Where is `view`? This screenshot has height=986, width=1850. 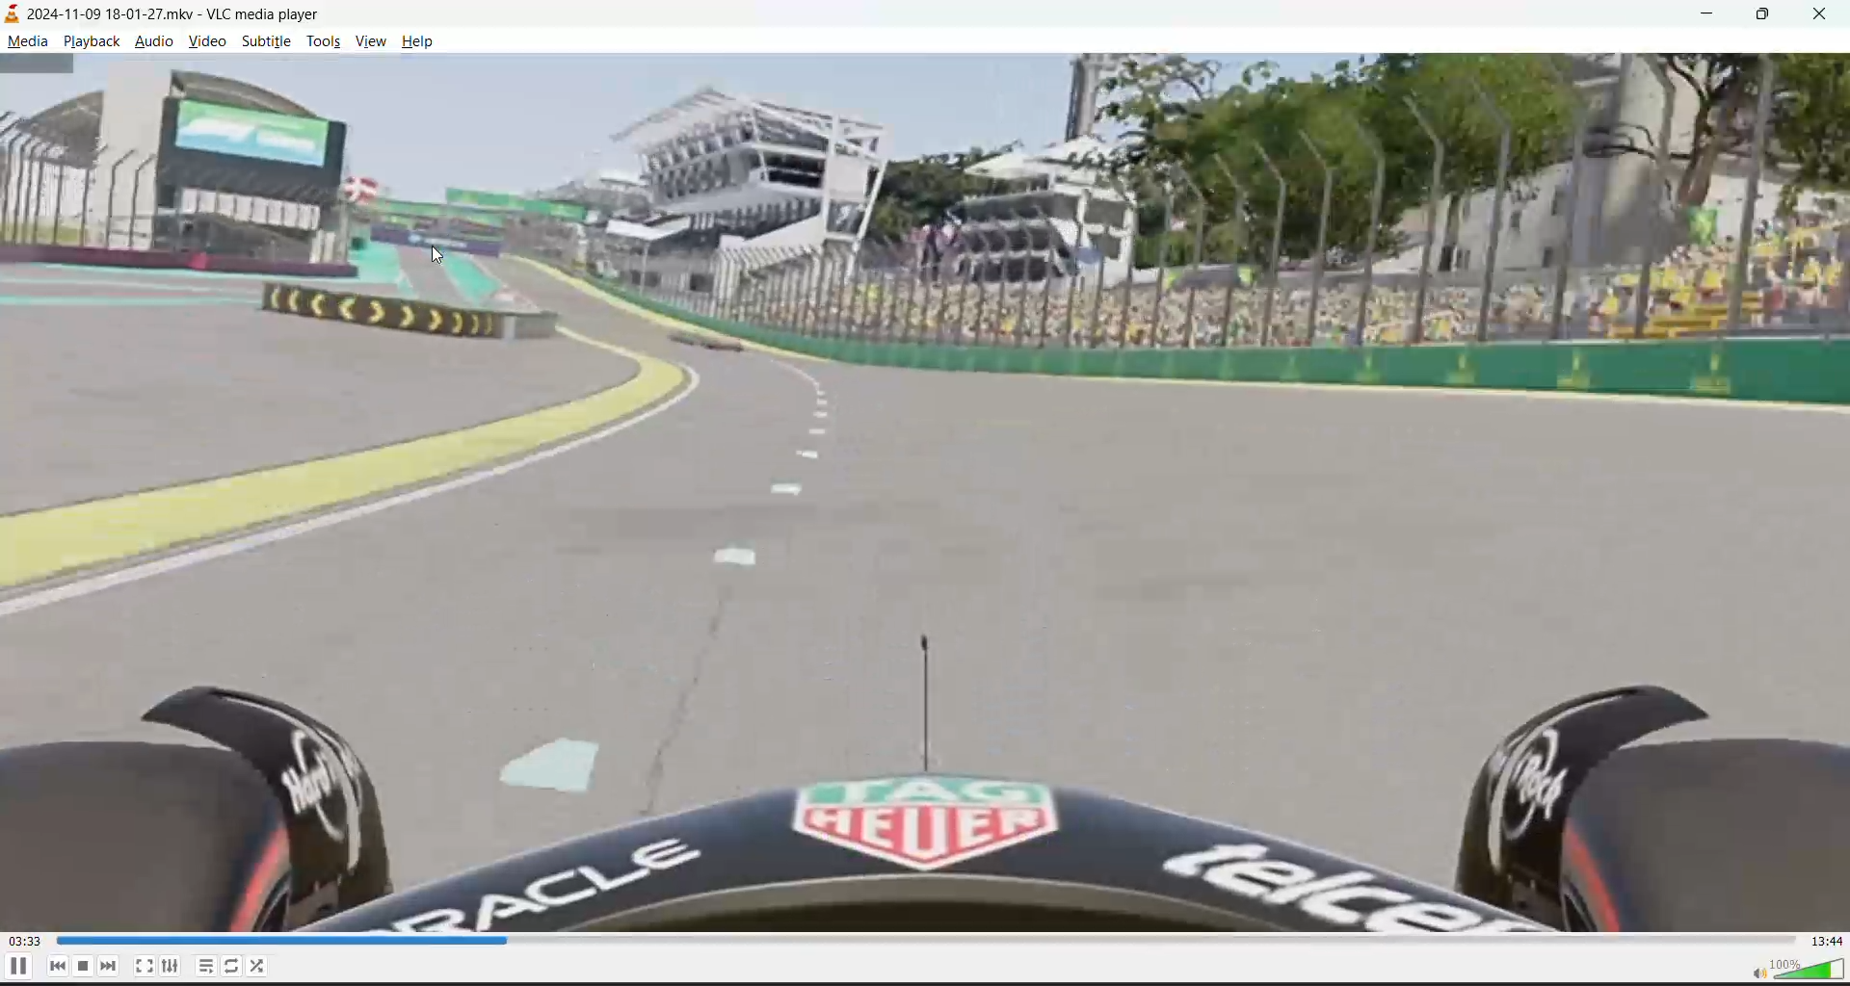 view is located at coordinates (373, 41).